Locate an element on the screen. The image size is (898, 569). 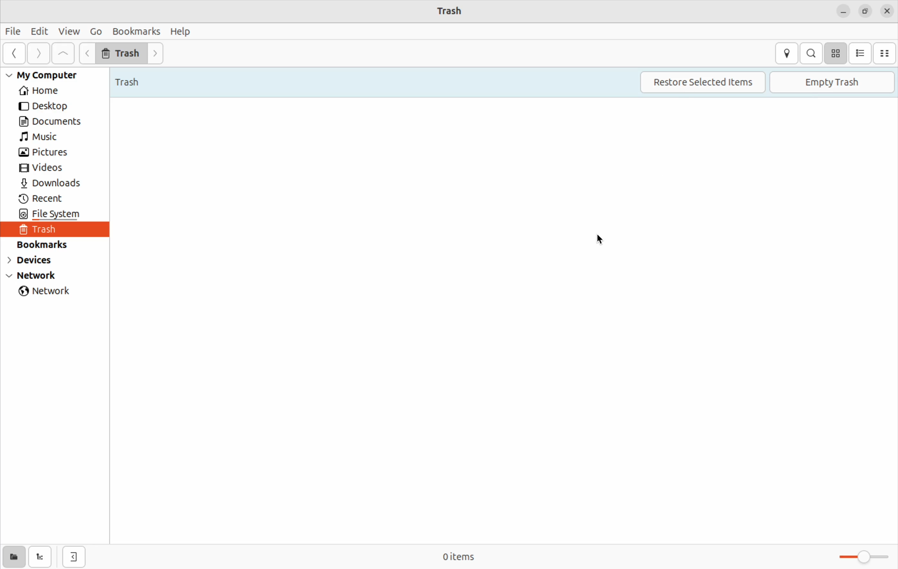
help is located at coordinates (181, 31).